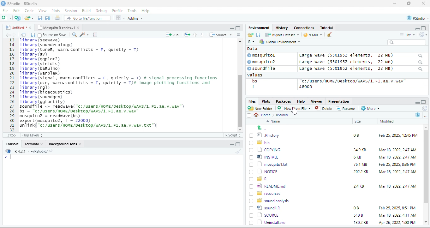 The height and width of the screenshot is (228, 430). I want to click on Environment, so click(259, 27).